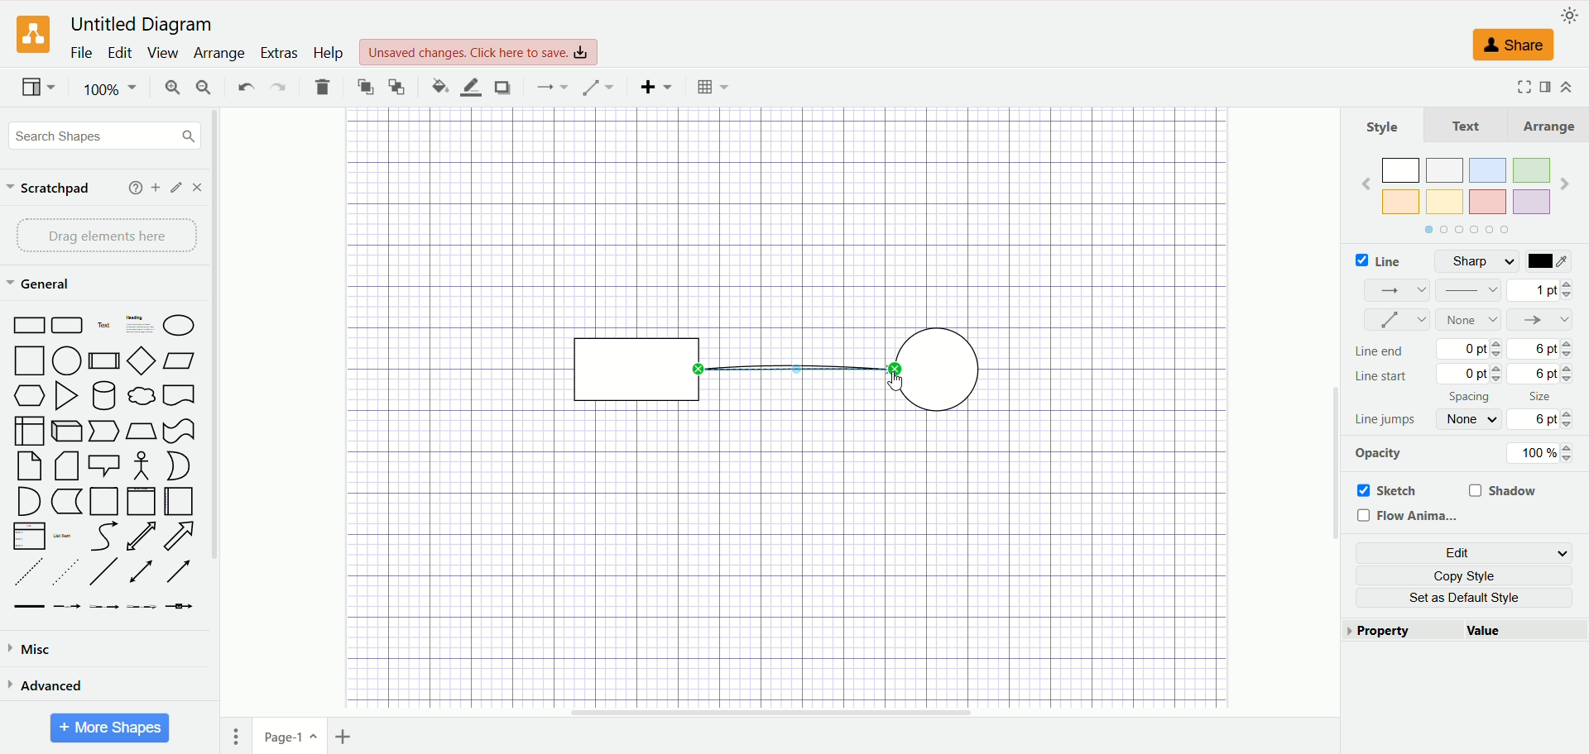 This screenshot has width=1589, height=754. I want to click on 6 pt, so click(1542, 375).